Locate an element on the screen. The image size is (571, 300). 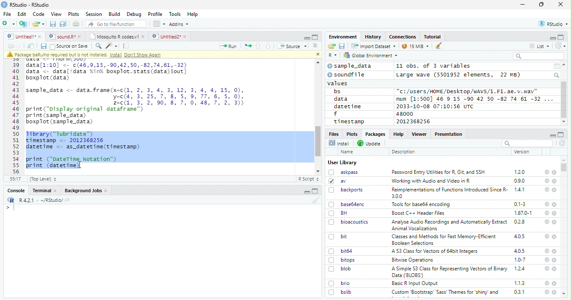
bit is located at coordinates (338, 237).